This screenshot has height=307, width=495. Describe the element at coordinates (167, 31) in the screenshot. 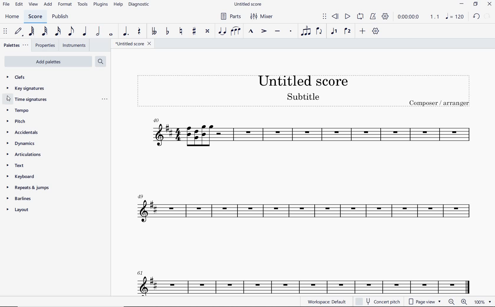

I see `TOGGLE FLAT` at that location.